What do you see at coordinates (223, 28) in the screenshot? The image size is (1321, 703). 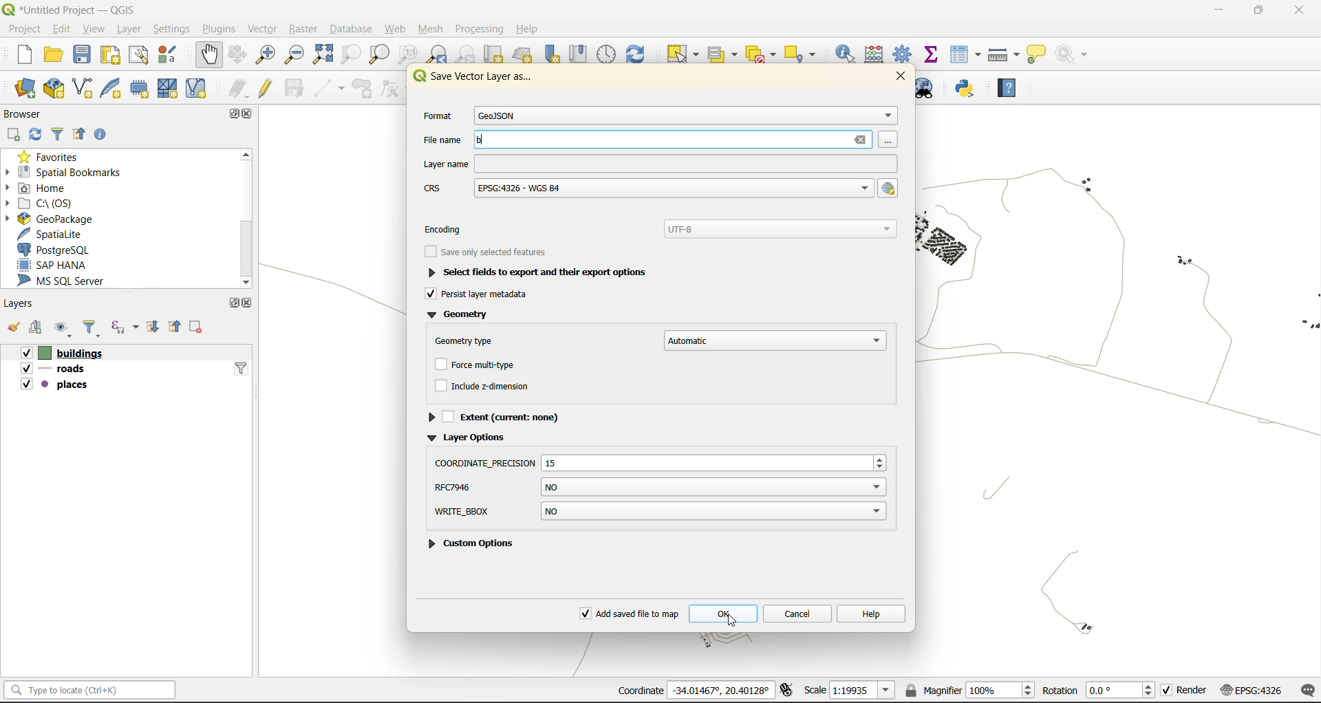 I see `plugins` at bounding box center [223, 28].